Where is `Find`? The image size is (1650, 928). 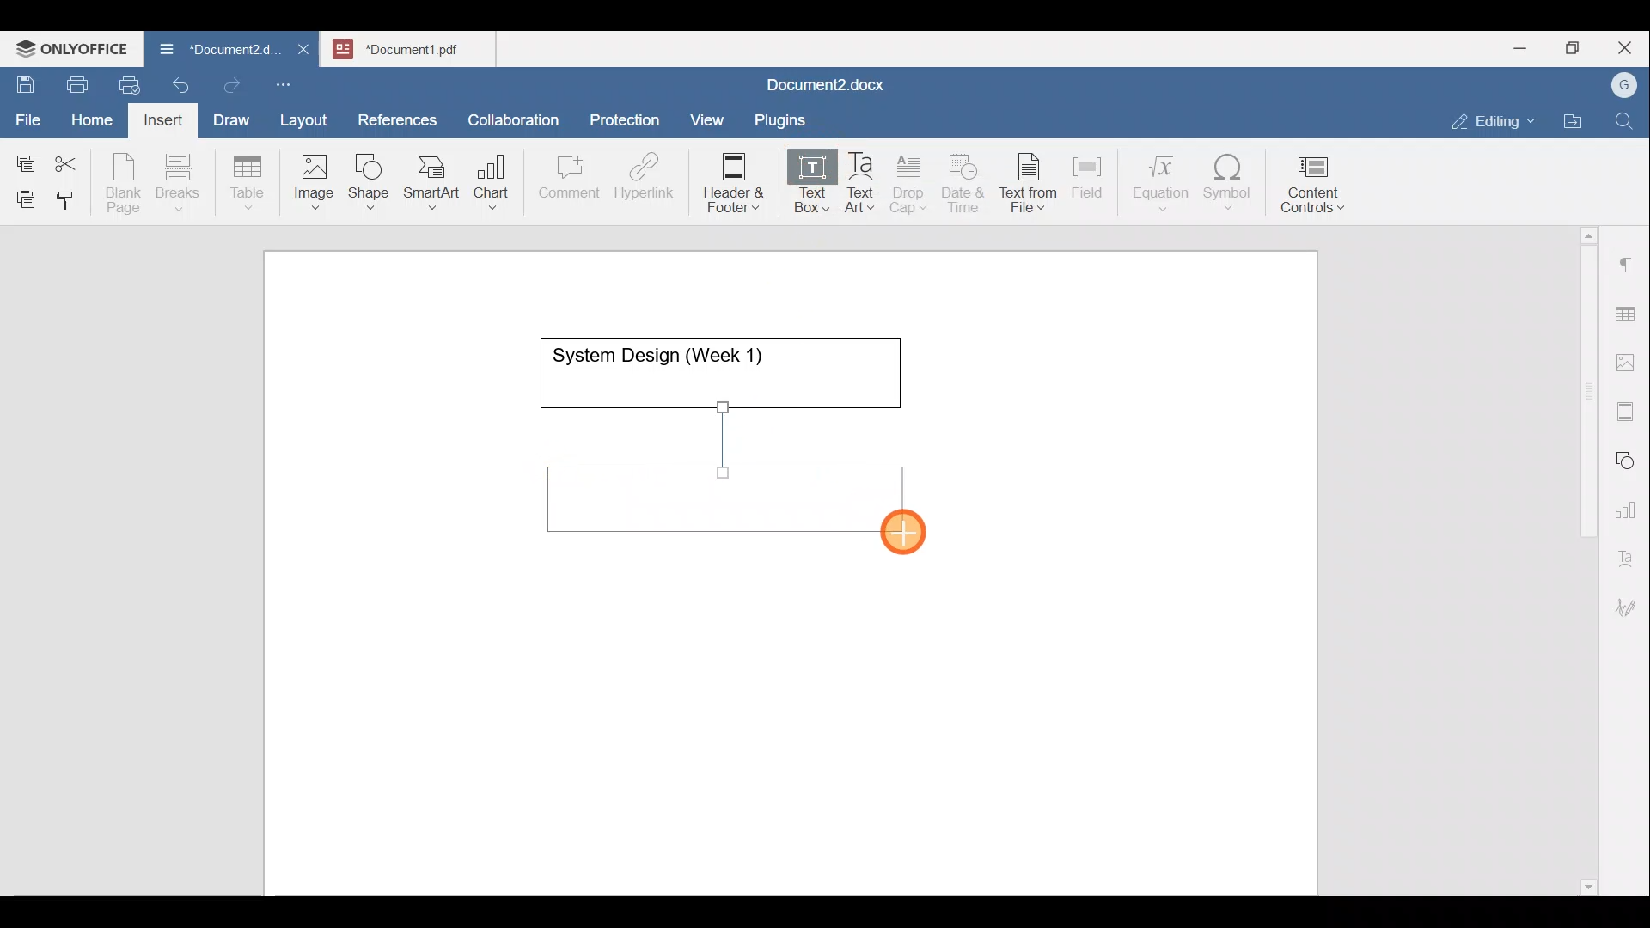
Find is located at coordinates (1626, 122).